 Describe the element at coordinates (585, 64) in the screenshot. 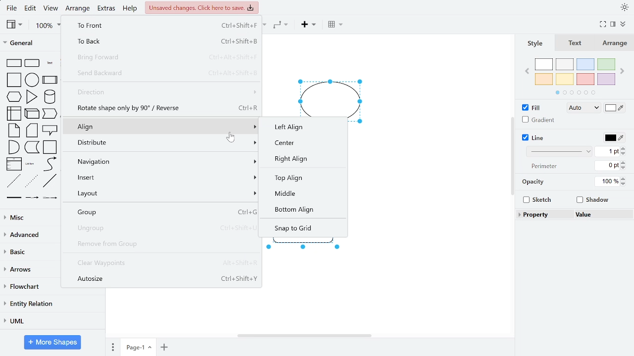

I see `blue` at that location.